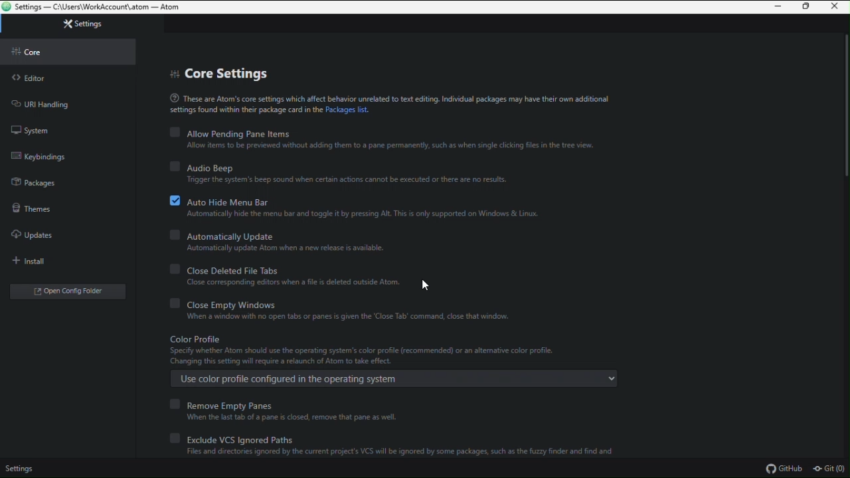  I want to click on themes, so click(62, 206).